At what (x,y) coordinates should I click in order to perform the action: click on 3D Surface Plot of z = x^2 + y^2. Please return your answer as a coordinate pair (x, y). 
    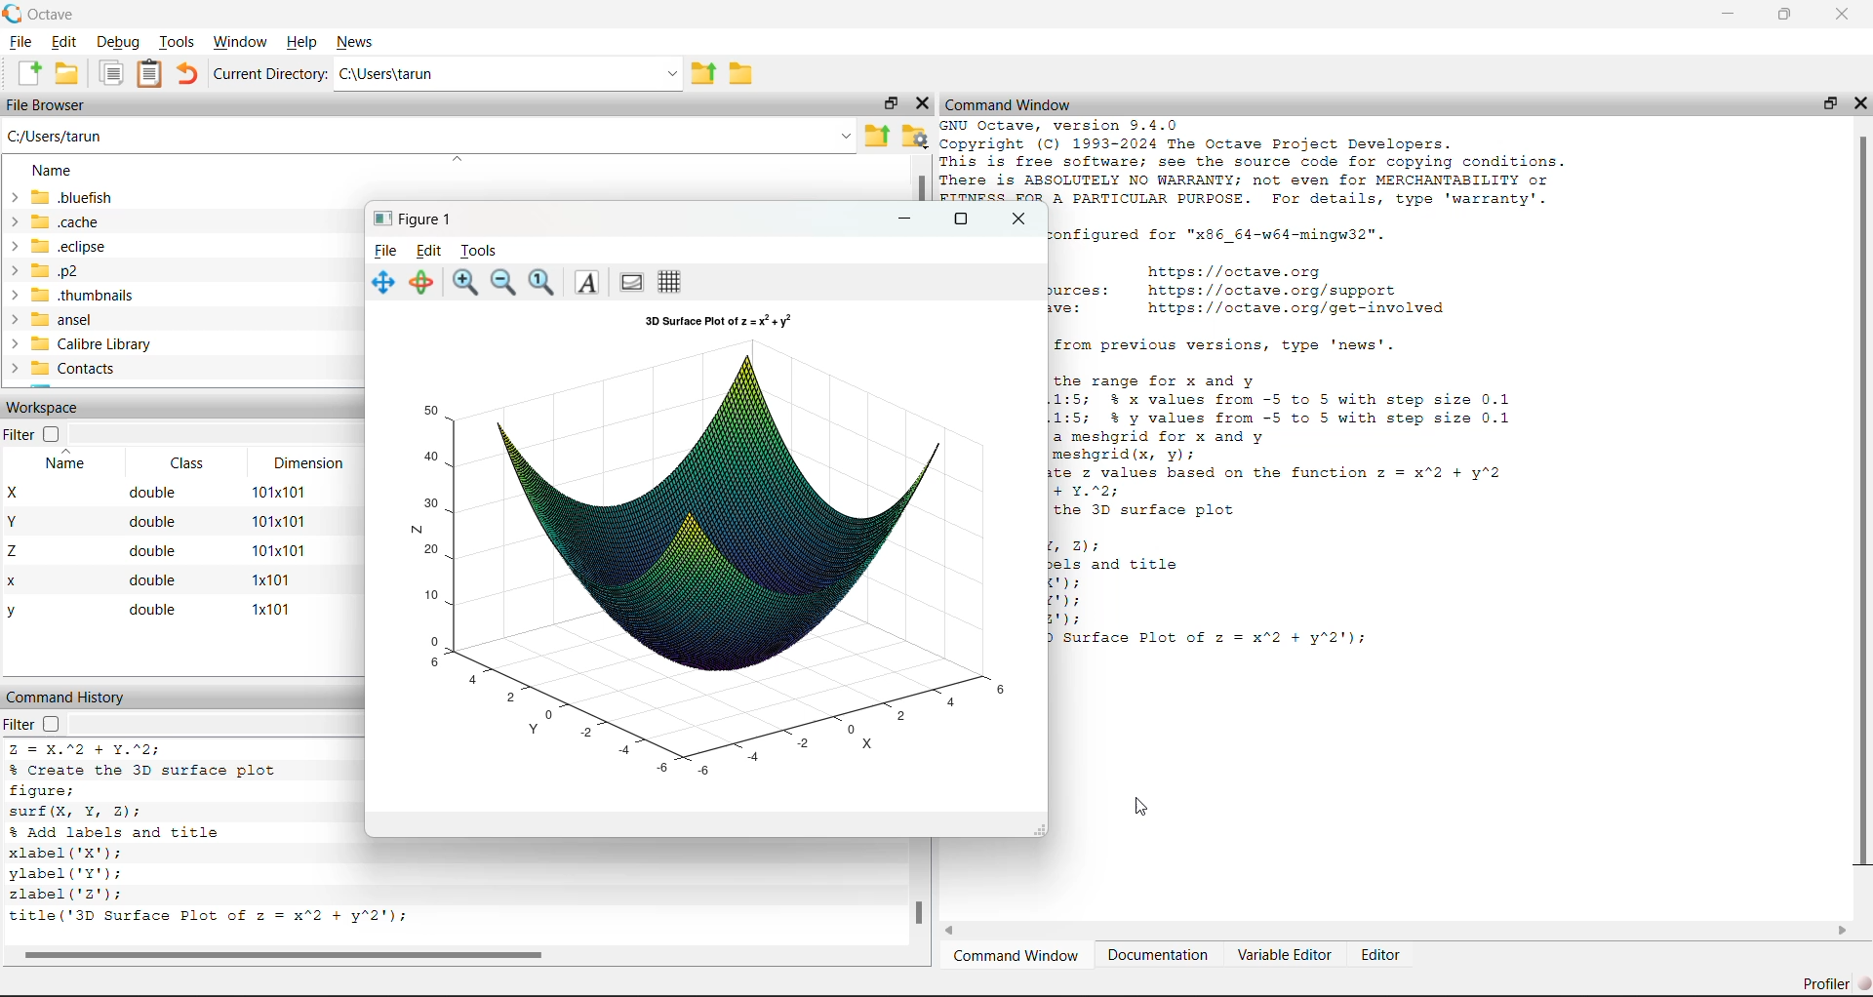
    Looking at the image, I should click on (725, 321).